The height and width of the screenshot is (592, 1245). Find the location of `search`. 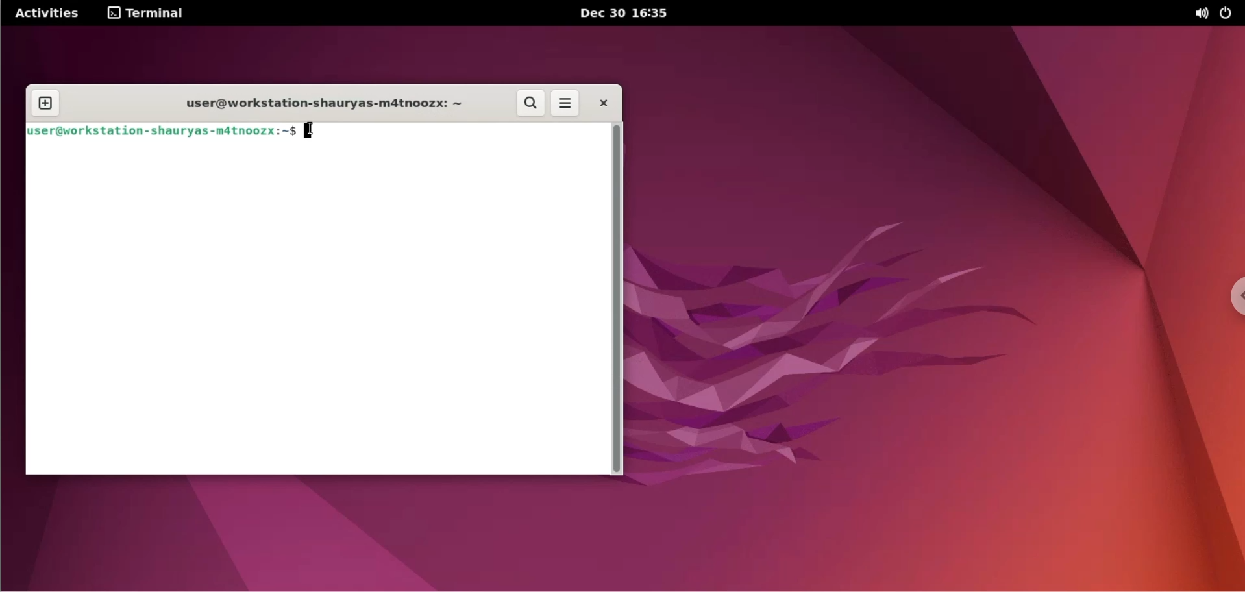

search is located at coordinates (530, 103).